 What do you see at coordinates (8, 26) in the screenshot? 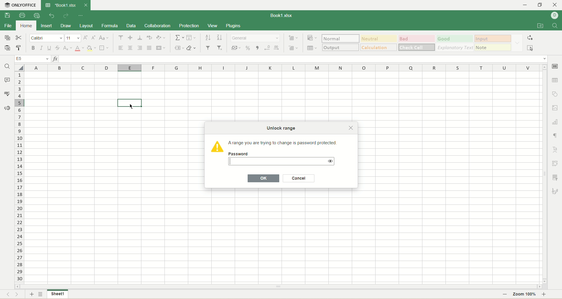
I see `file` at bounding box center [8, 26].